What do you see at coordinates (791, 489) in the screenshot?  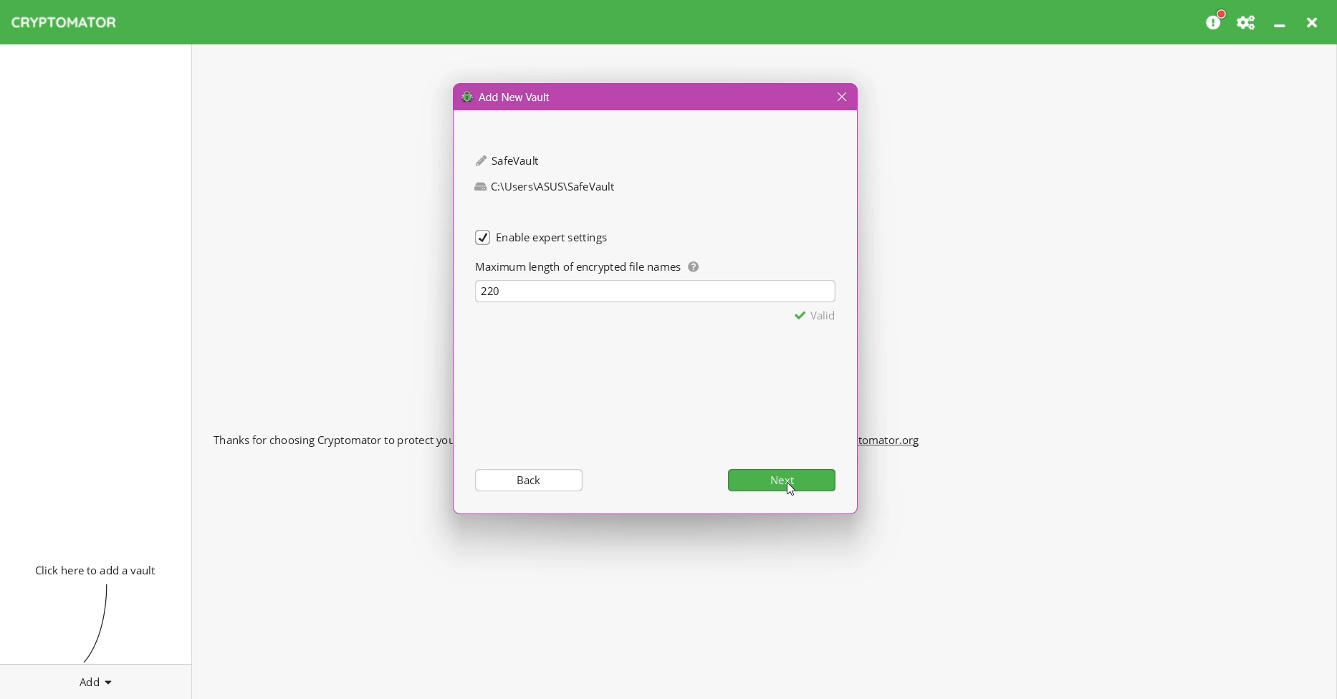 I see `Cursor` at bounding box center [791, 489].